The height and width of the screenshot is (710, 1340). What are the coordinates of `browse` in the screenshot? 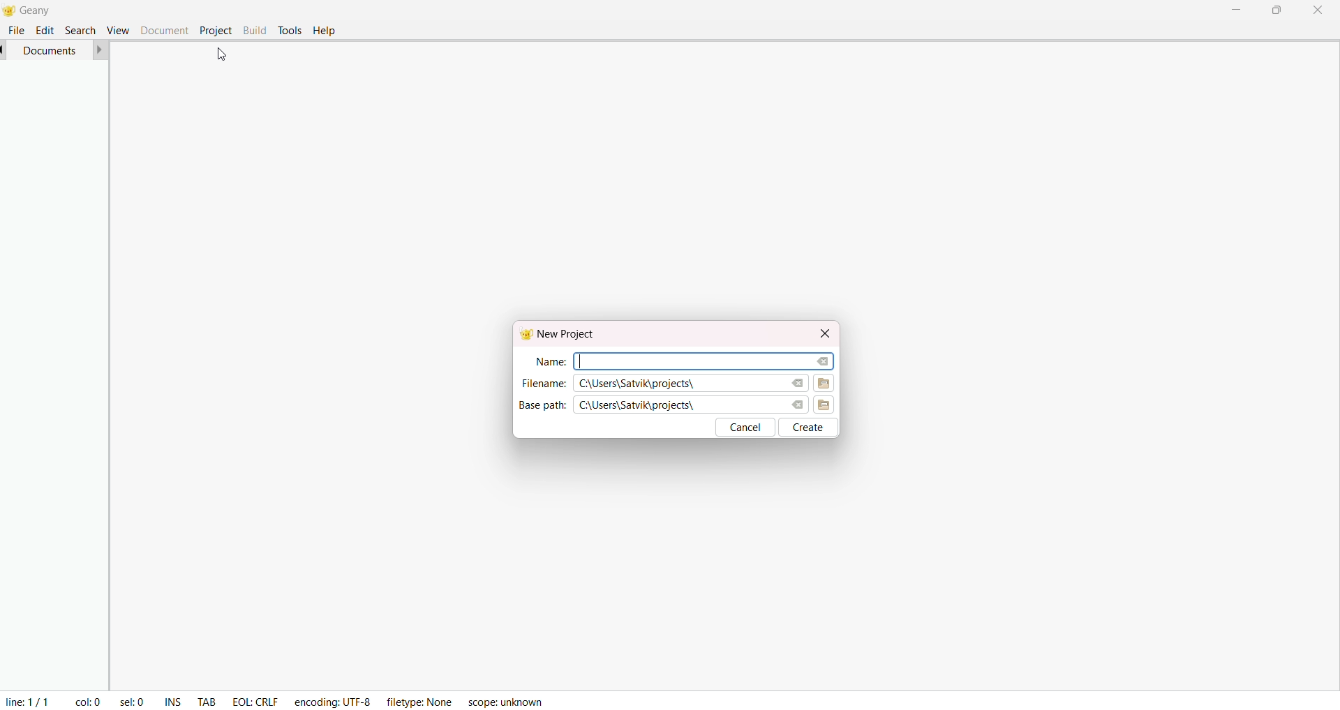 It's located at (828, 405).